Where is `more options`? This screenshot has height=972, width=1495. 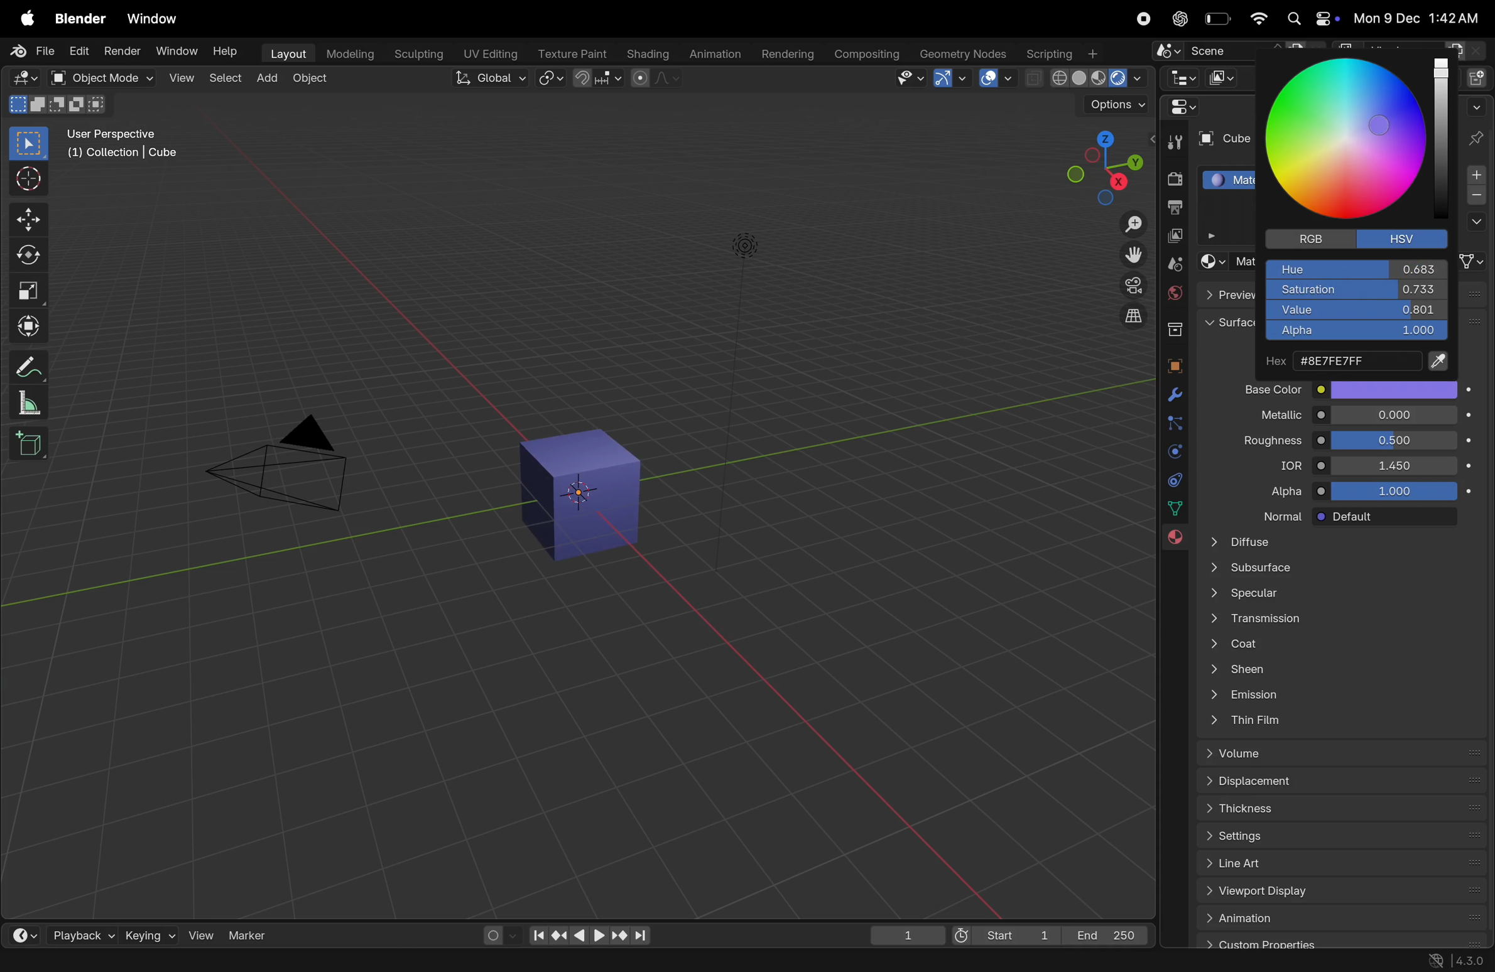
more options is located at coordinates (1476, 105).